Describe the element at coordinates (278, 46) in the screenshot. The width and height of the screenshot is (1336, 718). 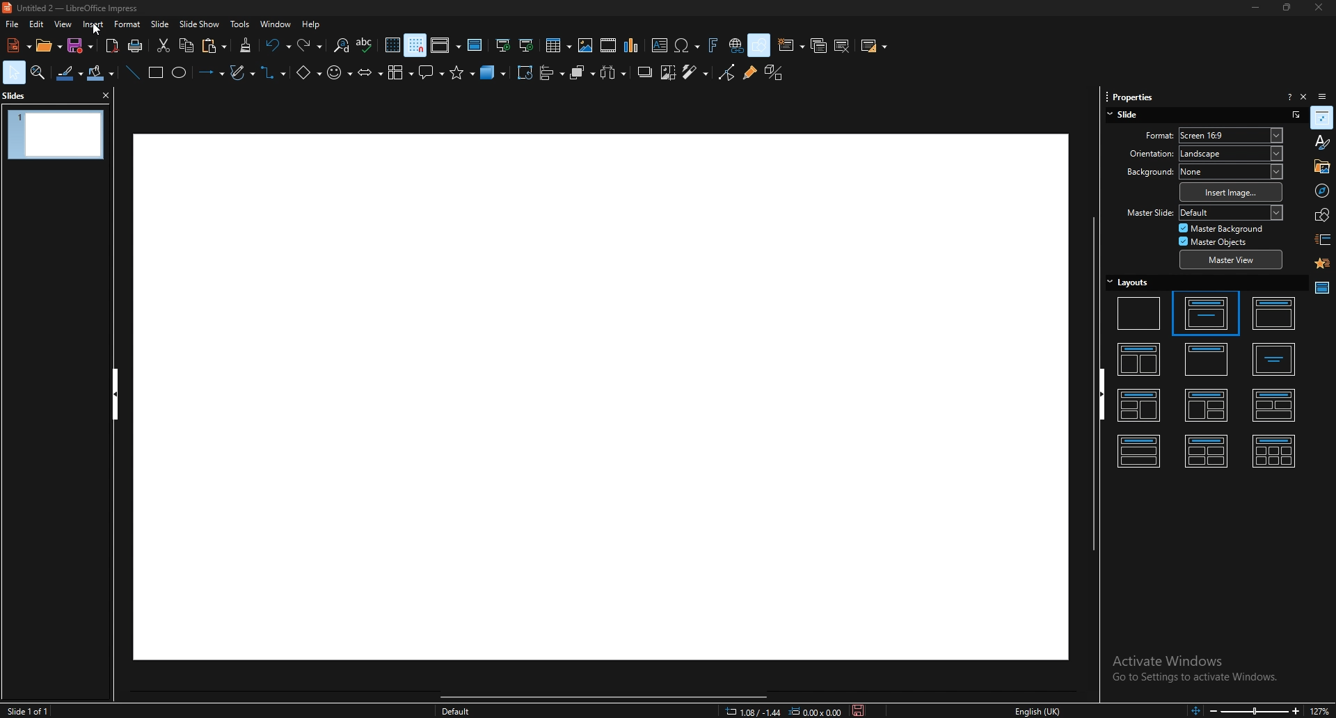
I see `undo` at that location.